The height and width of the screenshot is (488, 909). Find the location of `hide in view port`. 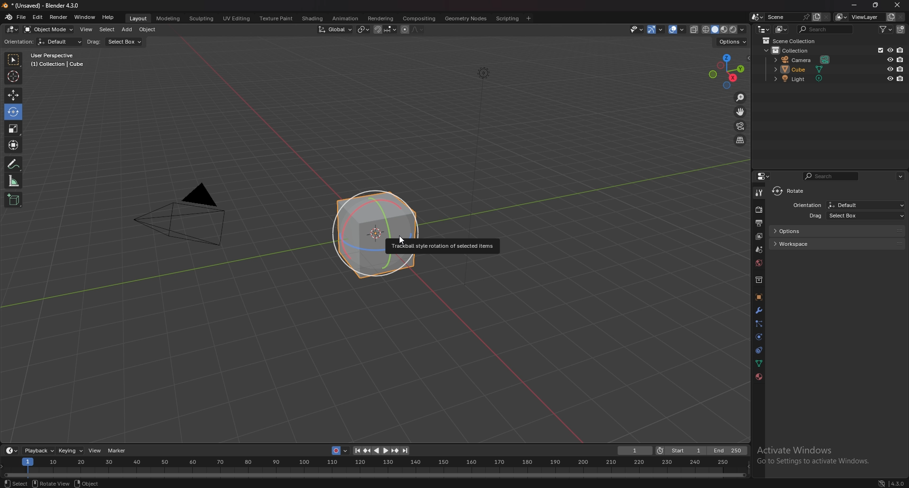

hide in view port is located at coordinates (890, 78).